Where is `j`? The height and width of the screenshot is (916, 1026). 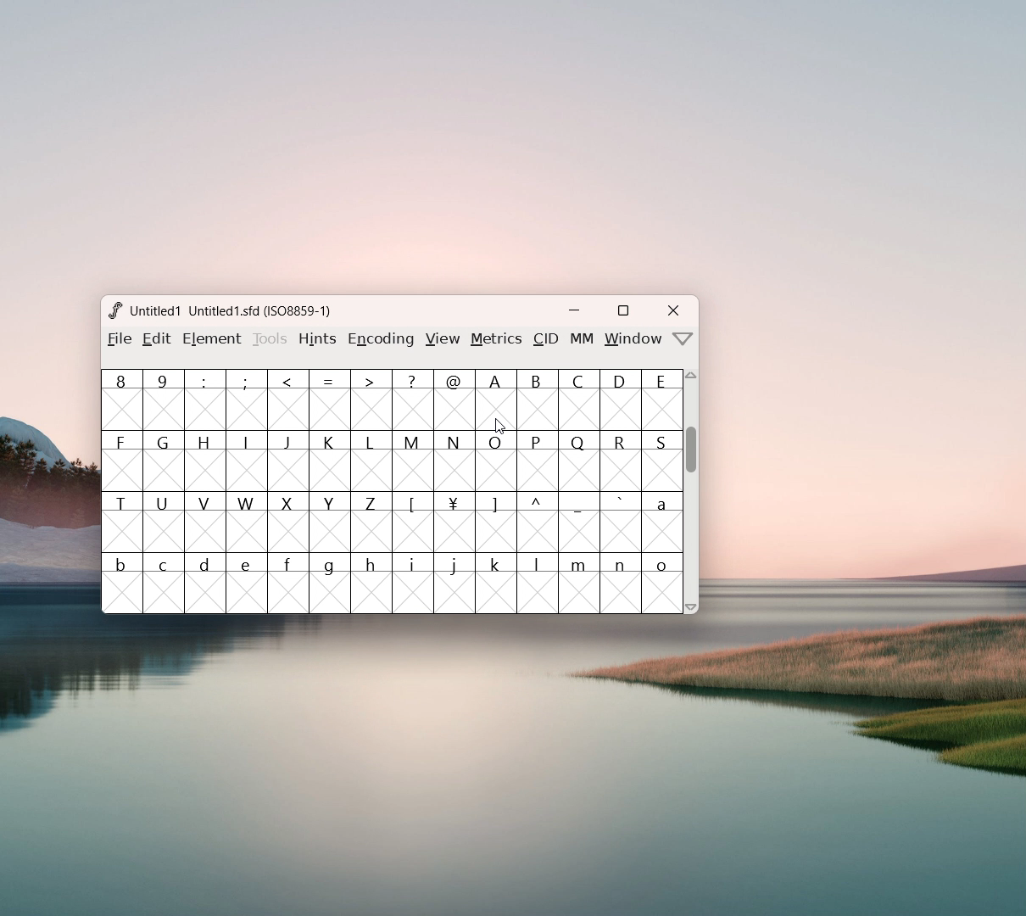 j is located at coordinates (456, 583).